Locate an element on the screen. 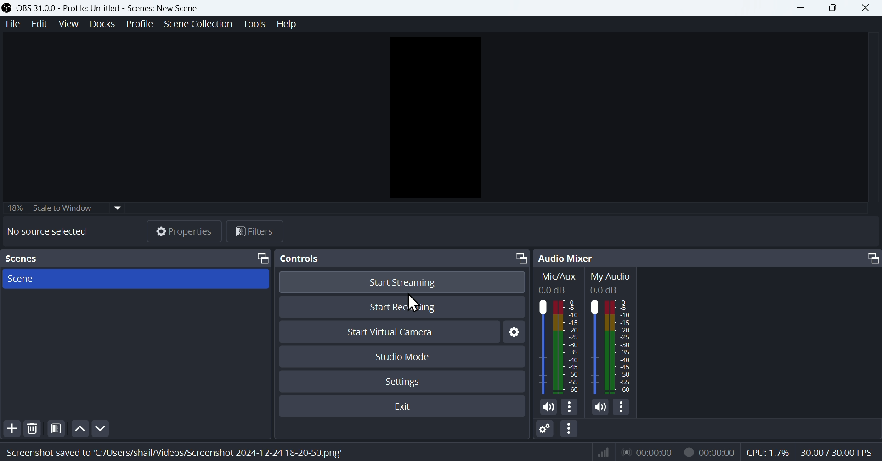  Audio Mixer is located at coordinates (568, 258).